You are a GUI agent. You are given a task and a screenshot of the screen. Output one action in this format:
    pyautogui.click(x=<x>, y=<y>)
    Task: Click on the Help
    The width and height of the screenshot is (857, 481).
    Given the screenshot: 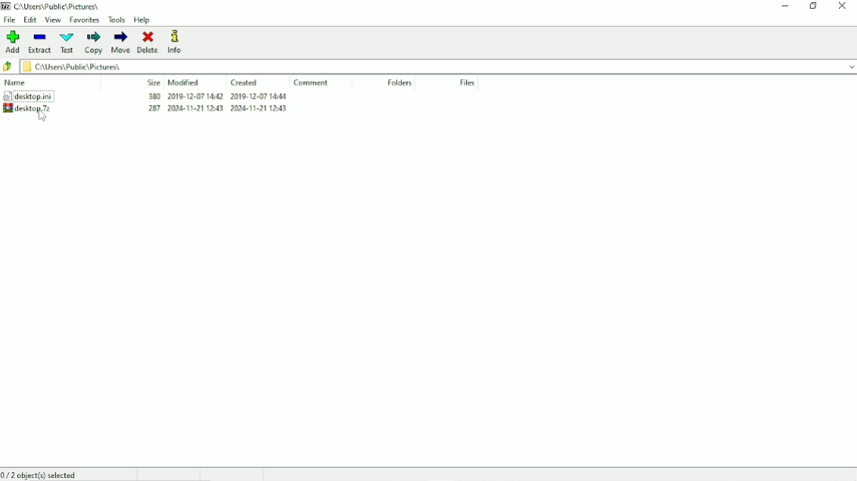 What is the action you would take?
    pyautogui.click(x=143, y=20)
    